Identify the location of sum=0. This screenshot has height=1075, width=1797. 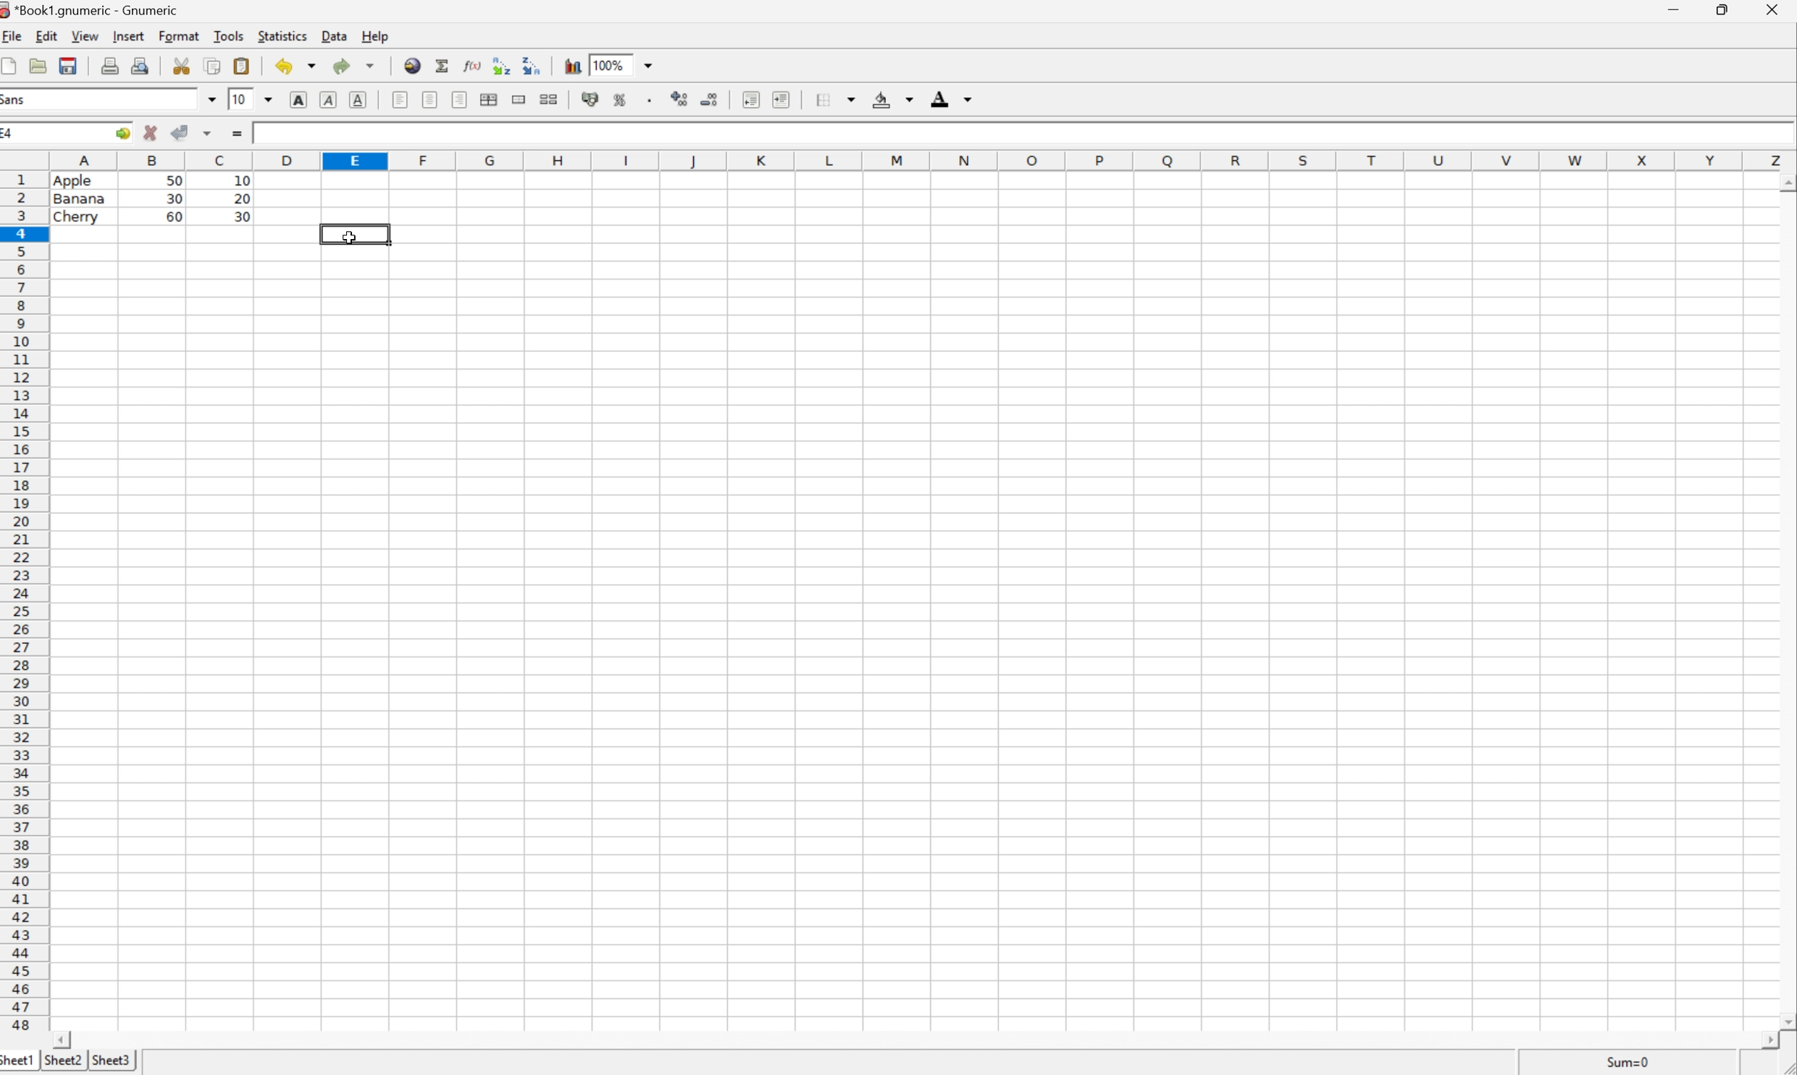
(1628, 1061).